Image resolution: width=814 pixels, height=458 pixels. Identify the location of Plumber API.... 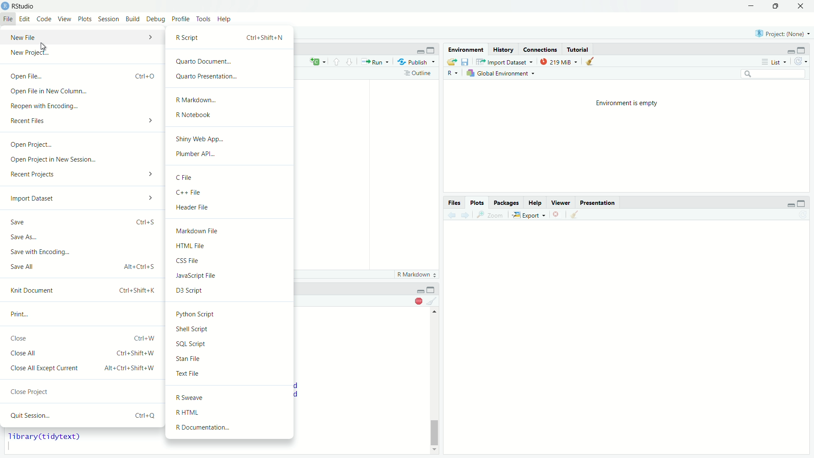
(230, 153).